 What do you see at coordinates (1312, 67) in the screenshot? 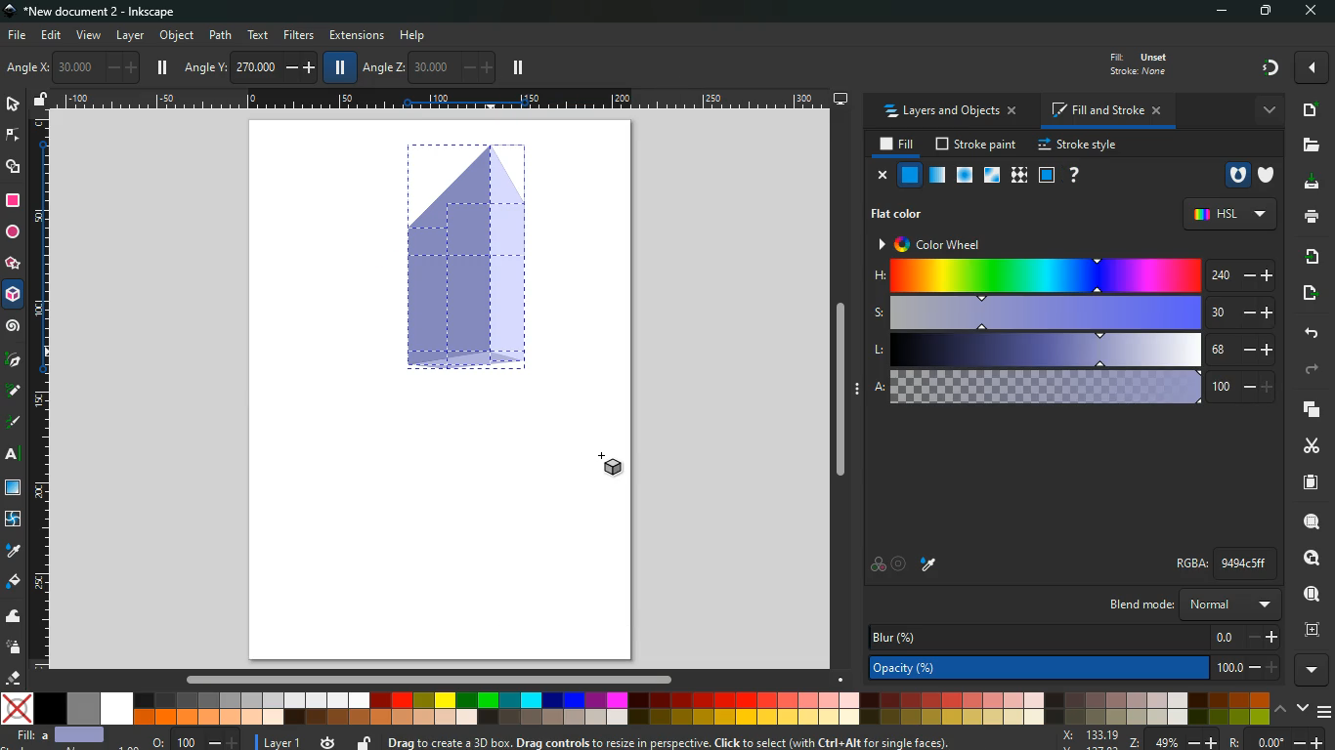
I see `more` at bounding box center [1312, 67].